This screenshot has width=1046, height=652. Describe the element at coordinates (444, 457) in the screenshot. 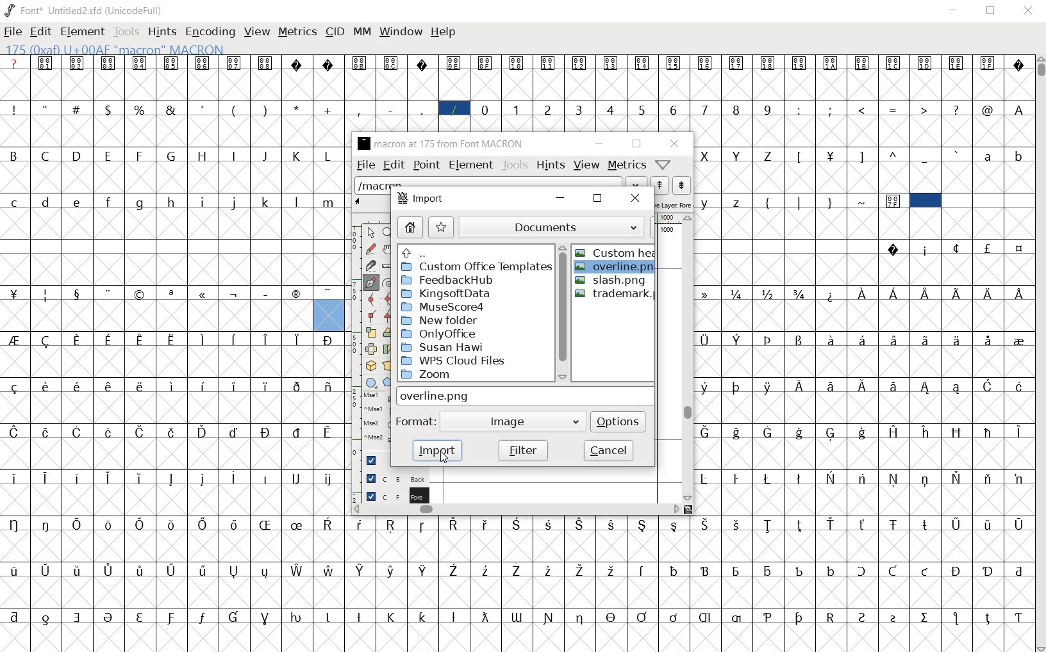

I see `cursor` at that location.